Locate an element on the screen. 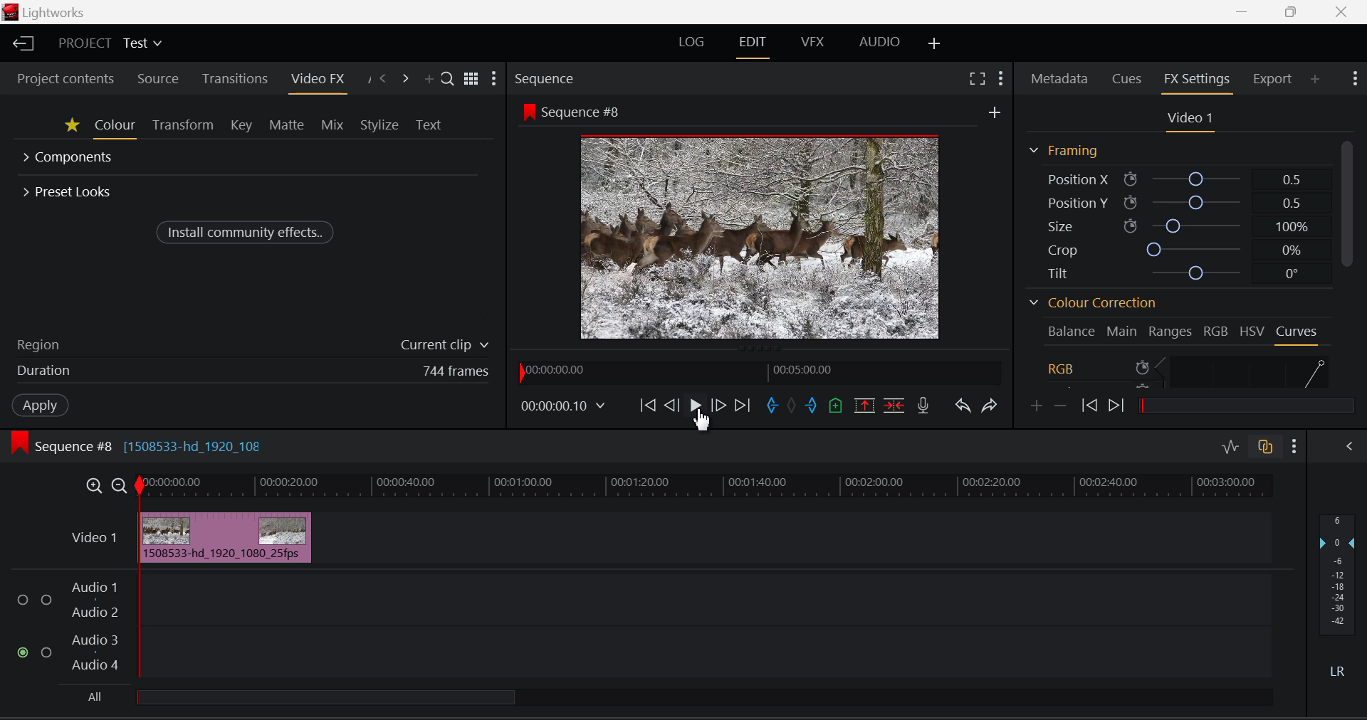 The image size is (1367, 720). Toggle between list and title view is located at coordinates (471, 79).